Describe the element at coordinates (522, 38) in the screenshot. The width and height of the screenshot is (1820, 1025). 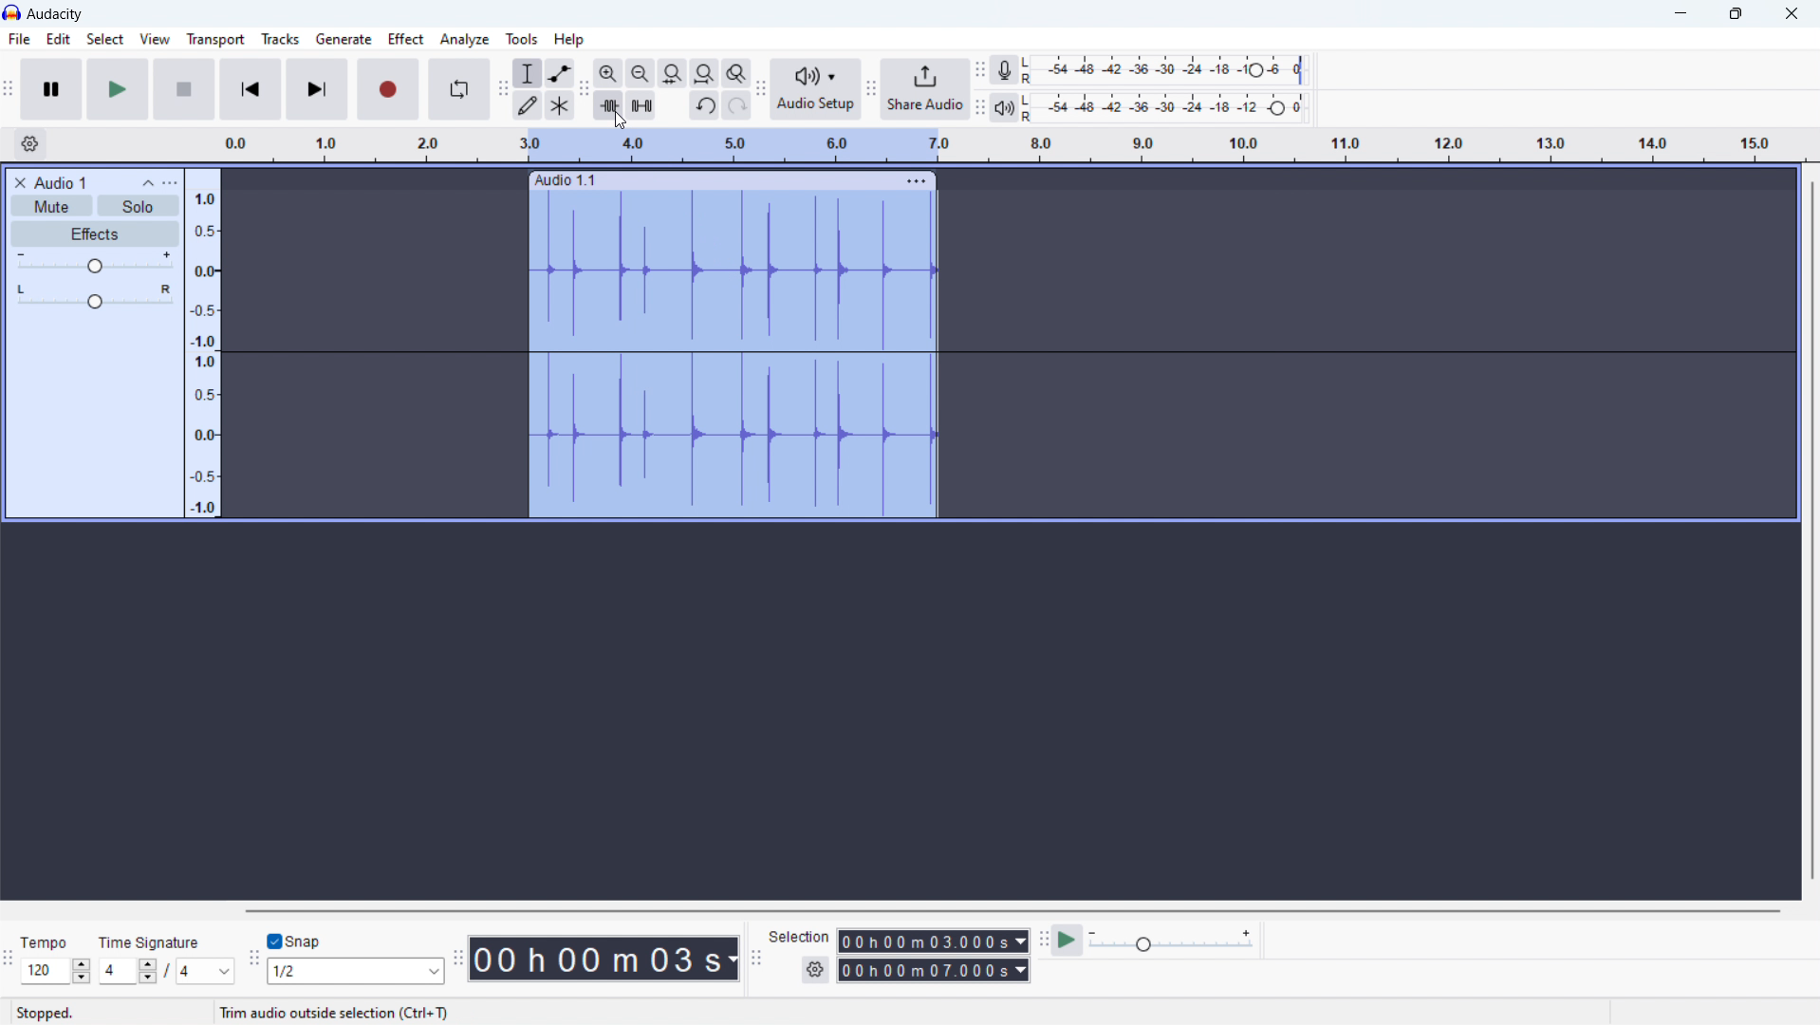
I see `tools` at that location.